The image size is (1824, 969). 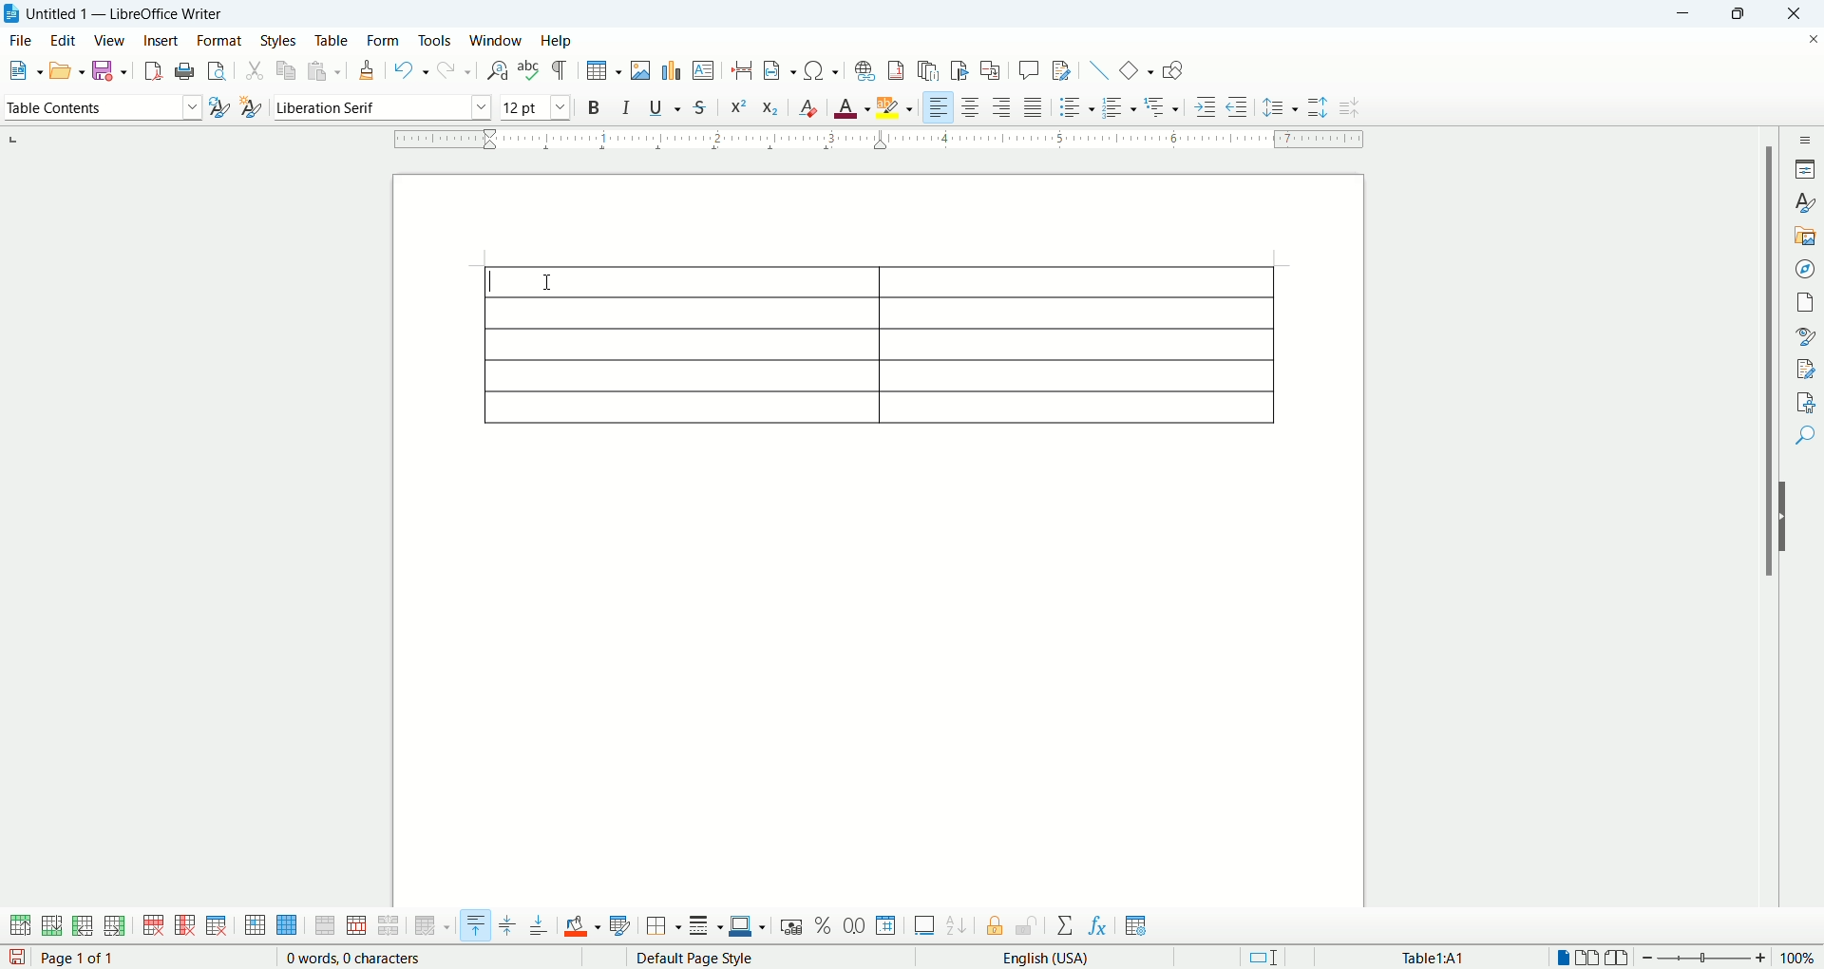 I want to click on zoom percent, so click(x=1799, y=957).